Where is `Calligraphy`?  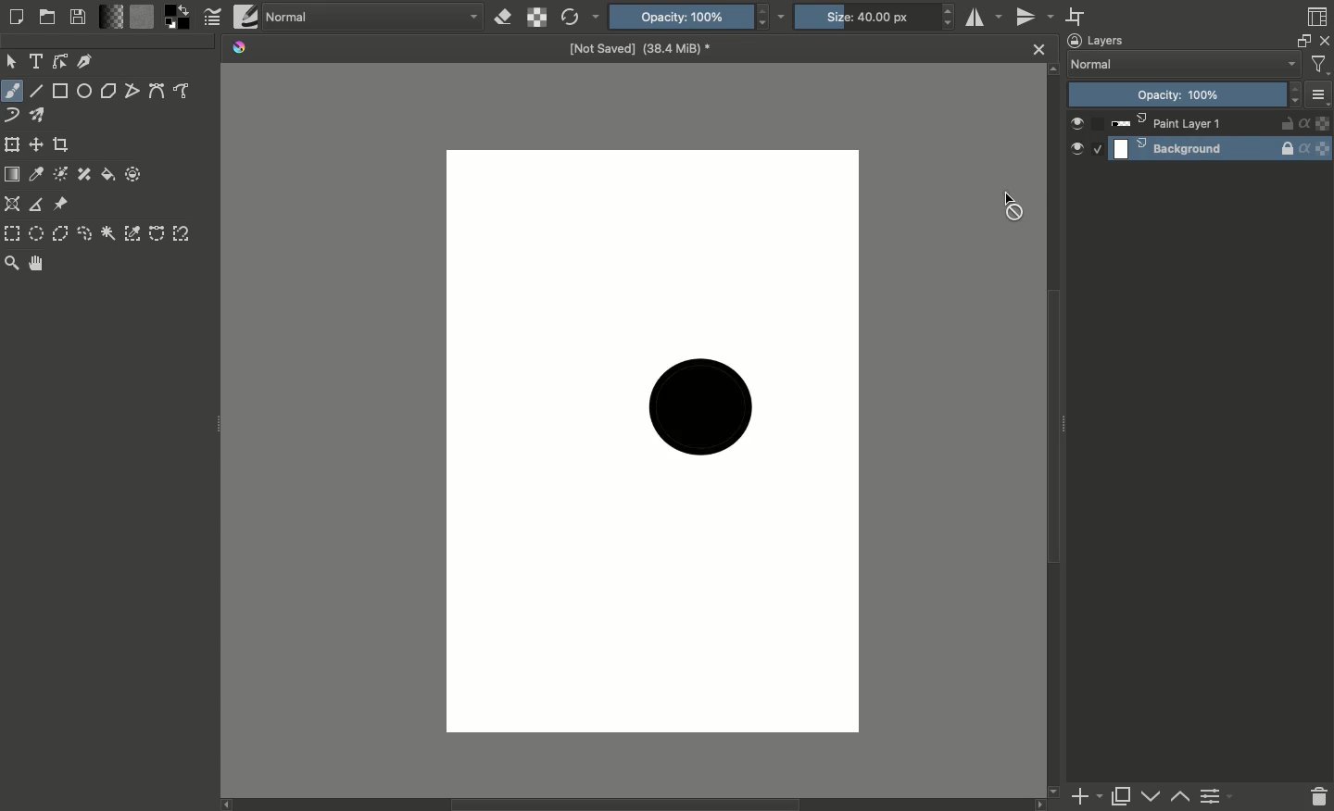
Calligraphy is located at coordinates (89, 60).